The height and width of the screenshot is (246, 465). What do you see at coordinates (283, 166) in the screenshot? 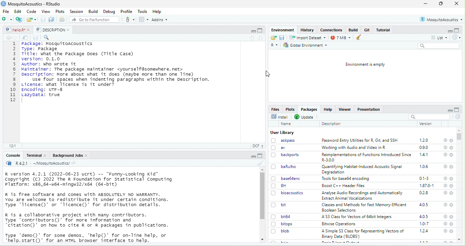
I see `baRulho` at bounding box center [283, 166].